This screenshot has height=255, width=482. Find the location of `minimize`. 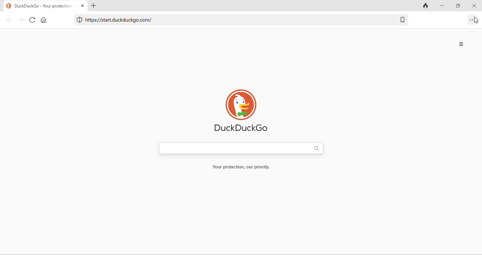

minimize is located at coordinates (443, 6).